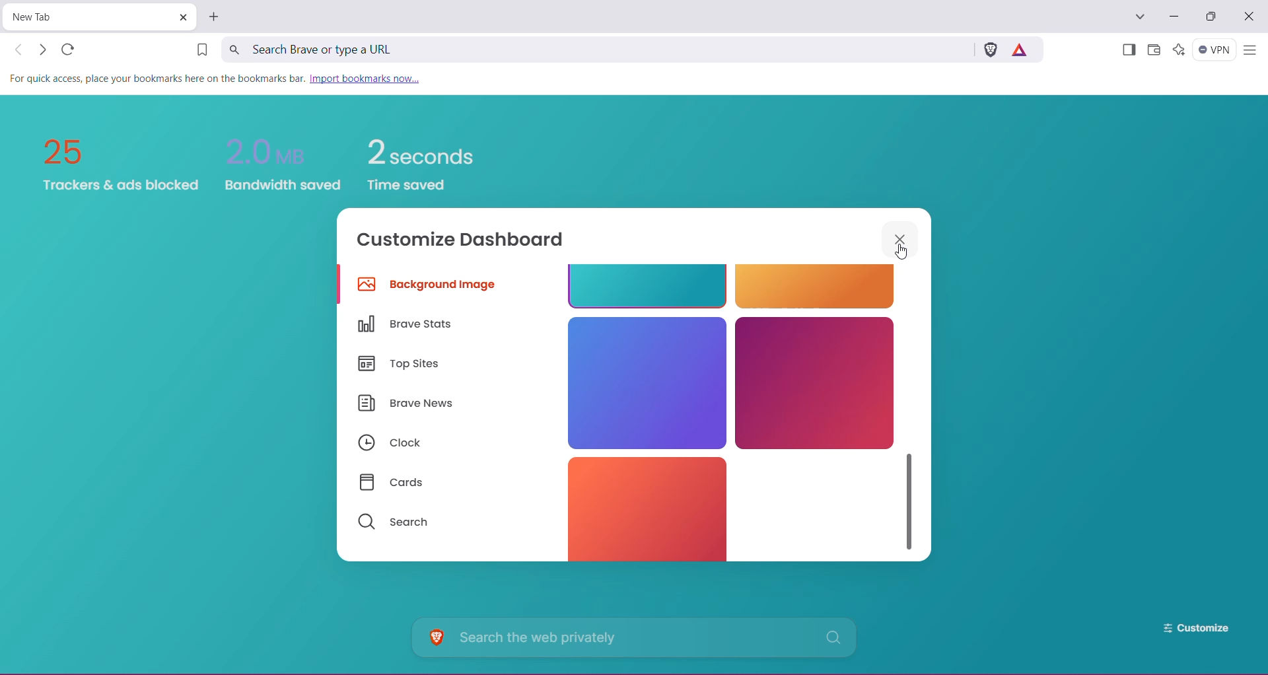 Image resolution: width=1268 pixels, height=675 pixels. I want to click on Click to go forward, hold to see history, so click(42, 50).